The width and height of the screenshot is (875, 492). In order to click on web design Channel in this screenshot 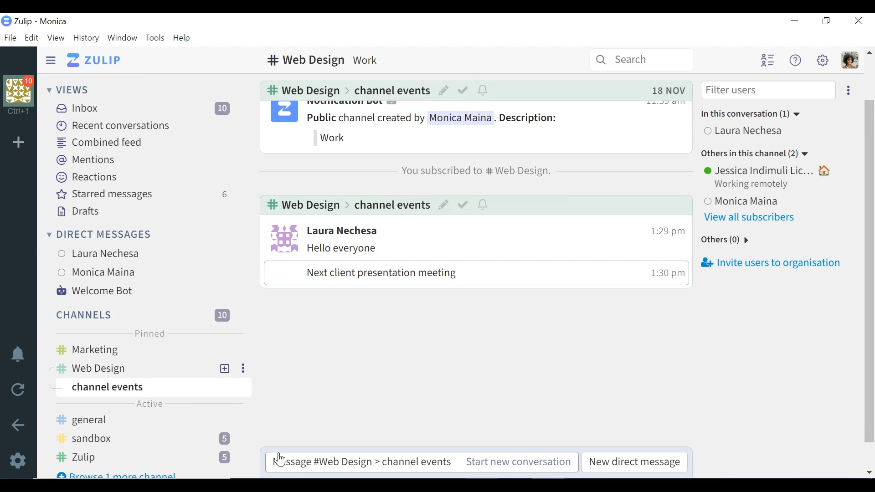, I will do `click(300, 90)`.